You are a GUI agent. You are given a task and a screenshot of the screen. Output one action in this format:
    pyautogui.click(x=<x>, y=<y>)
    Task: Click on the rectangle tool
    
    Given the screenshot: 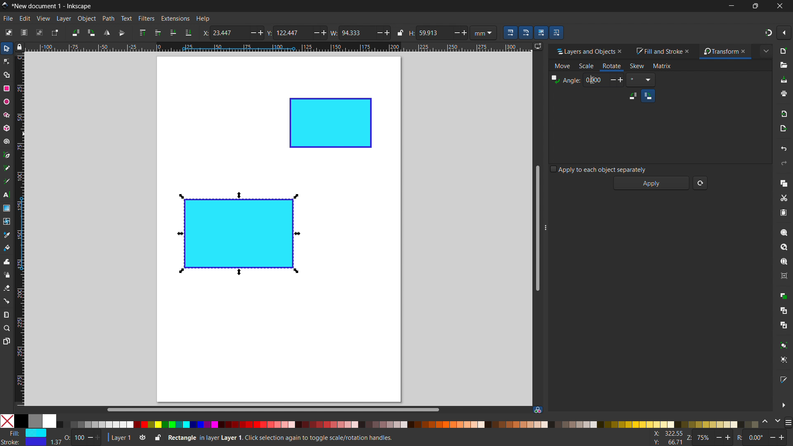 What is the action you would take?
    pyautogui.click(x=7, y=88)
    